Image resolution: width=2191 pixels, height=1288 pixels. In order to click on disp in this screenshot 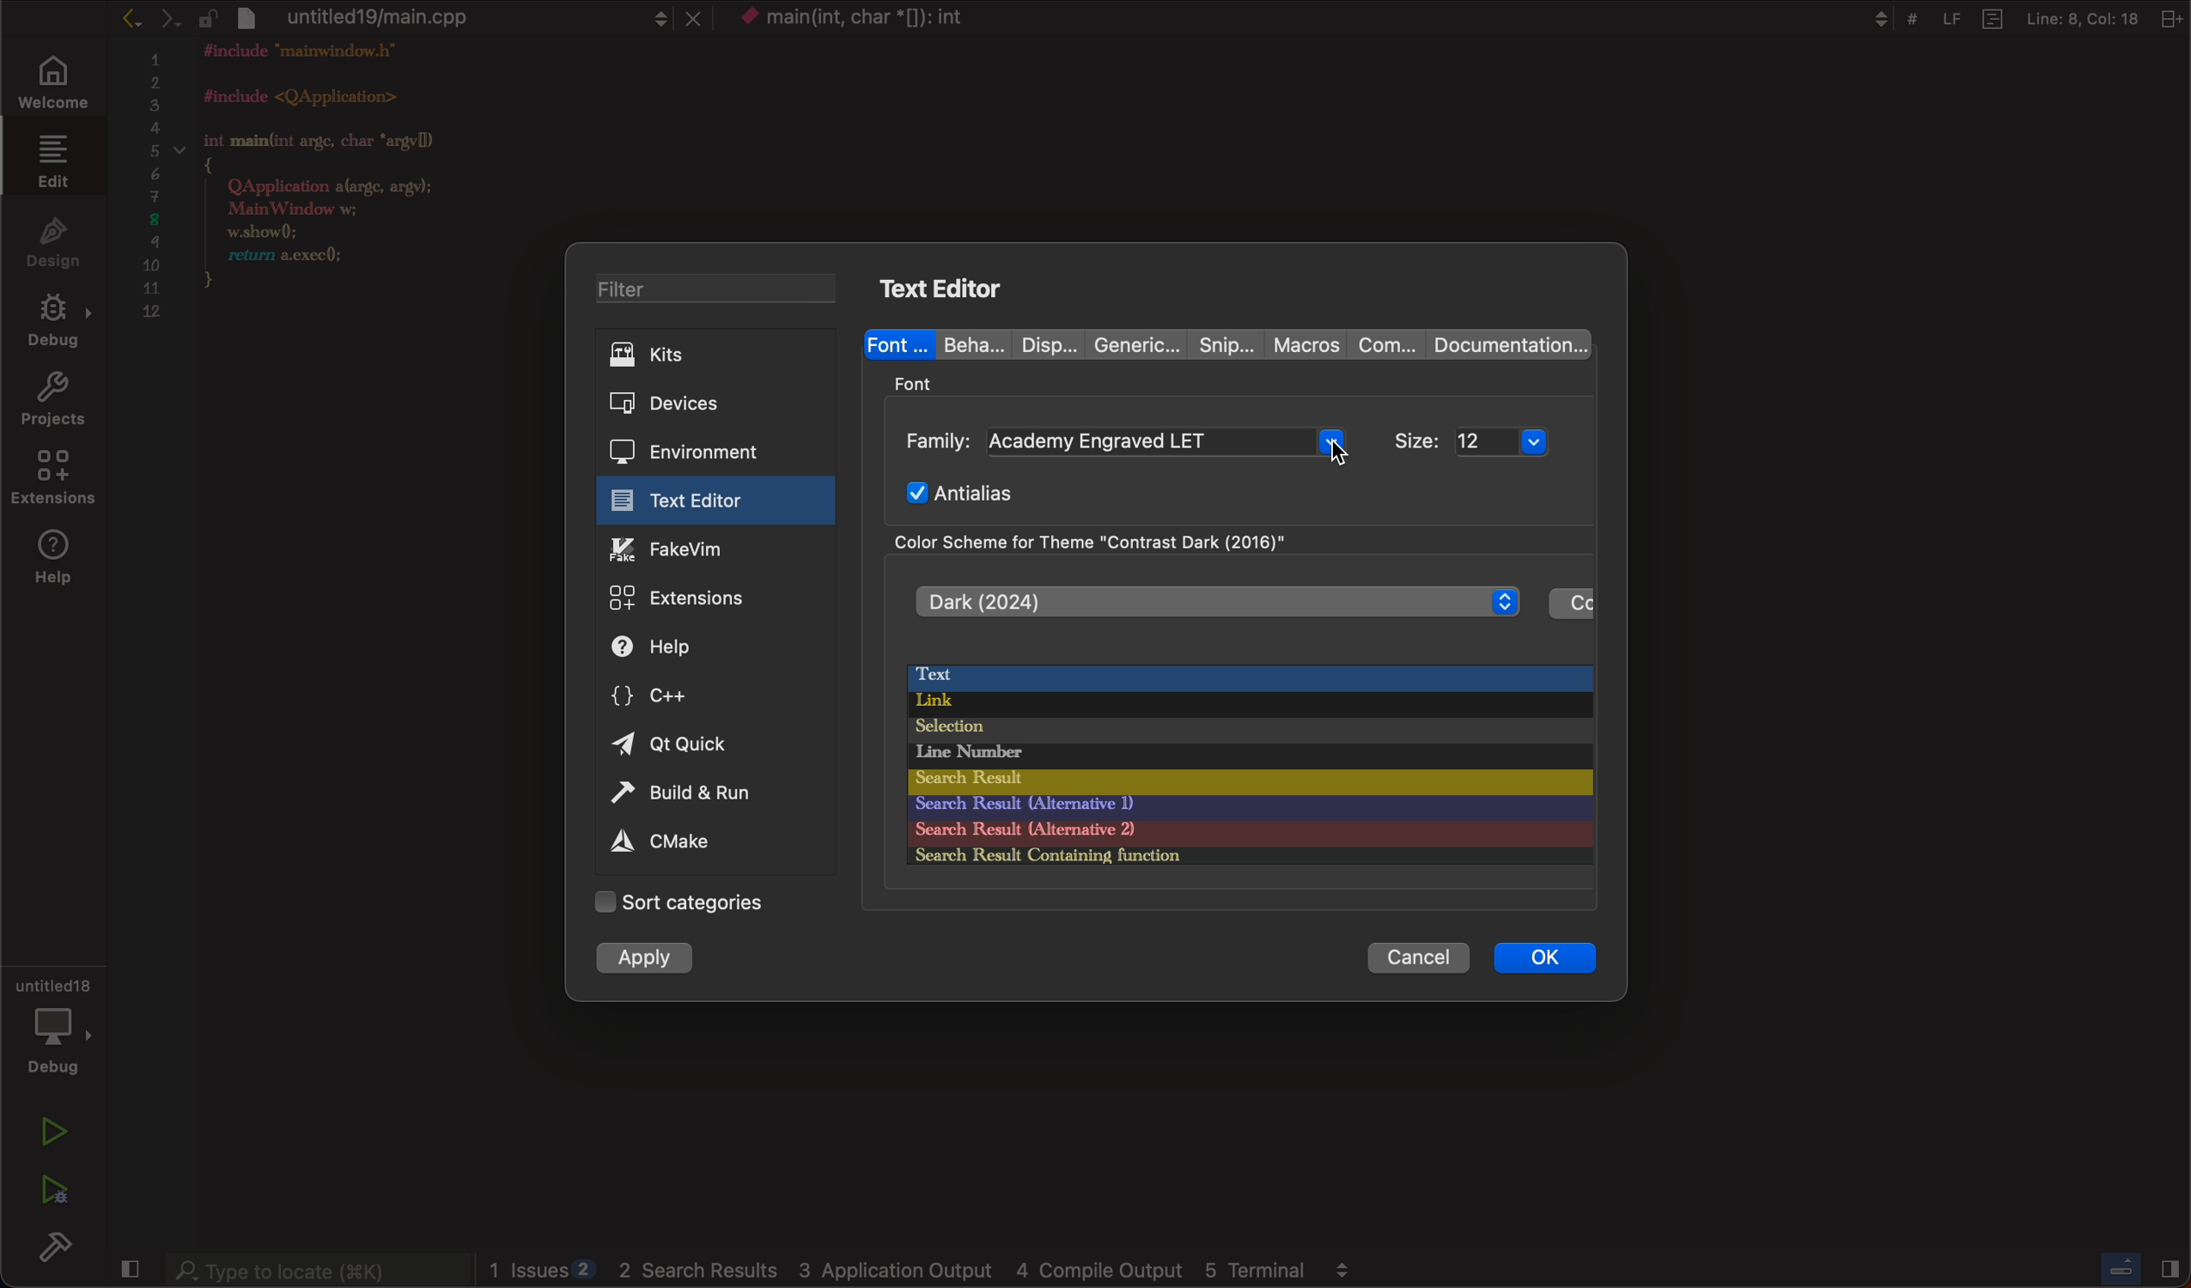, I will do `click(1037, 344)`.